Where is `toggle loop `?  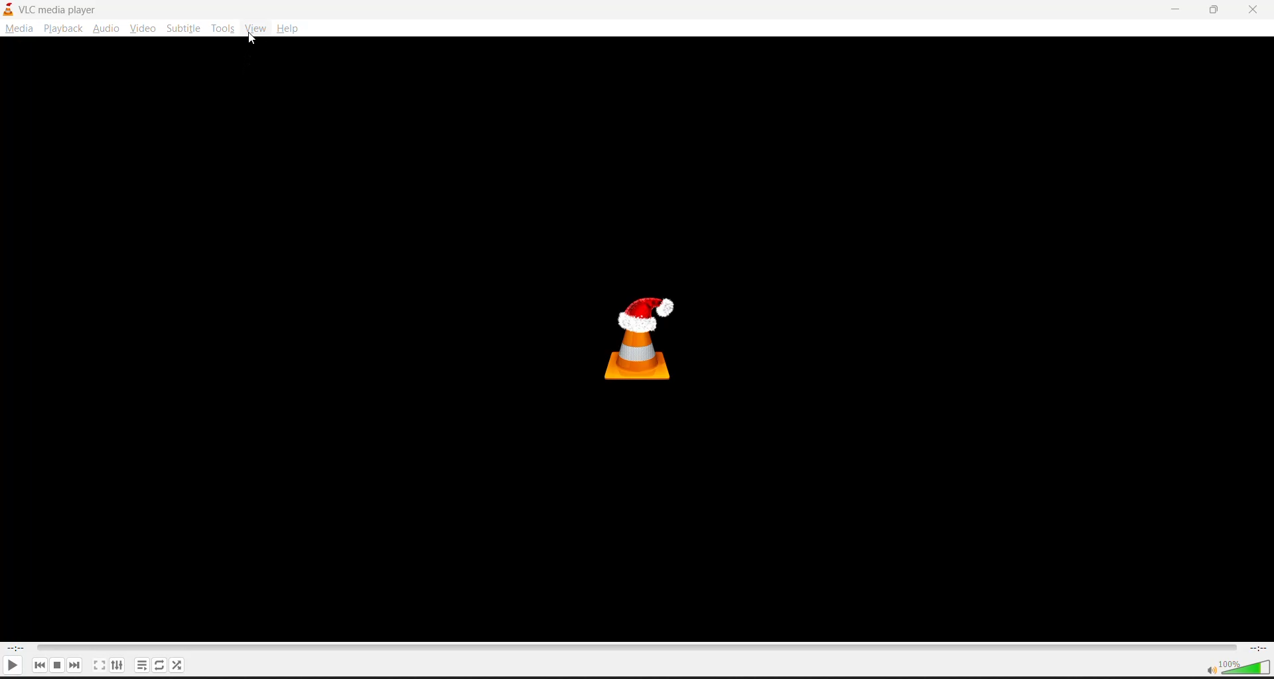 toggle loop  is located at coordinates (161, 666).